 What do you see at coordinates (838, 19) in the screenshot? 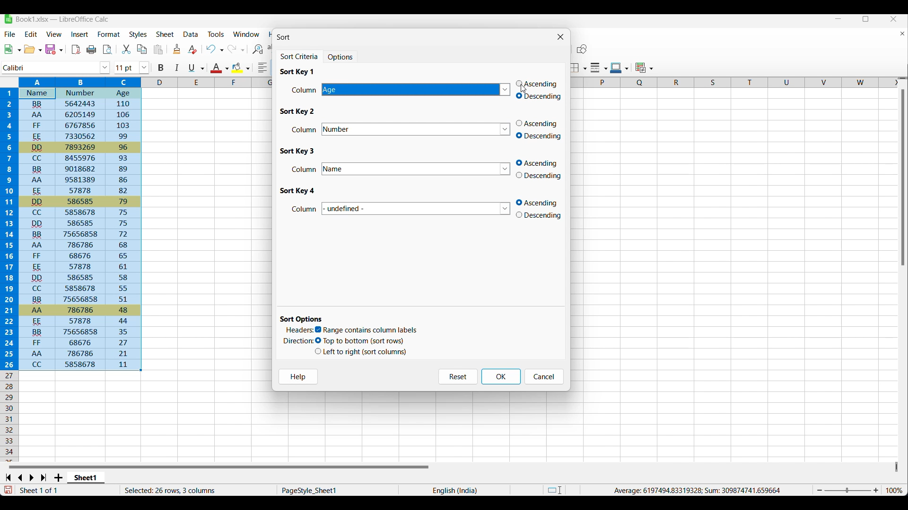
I see `Minimize` at bounding box center [838, 19].